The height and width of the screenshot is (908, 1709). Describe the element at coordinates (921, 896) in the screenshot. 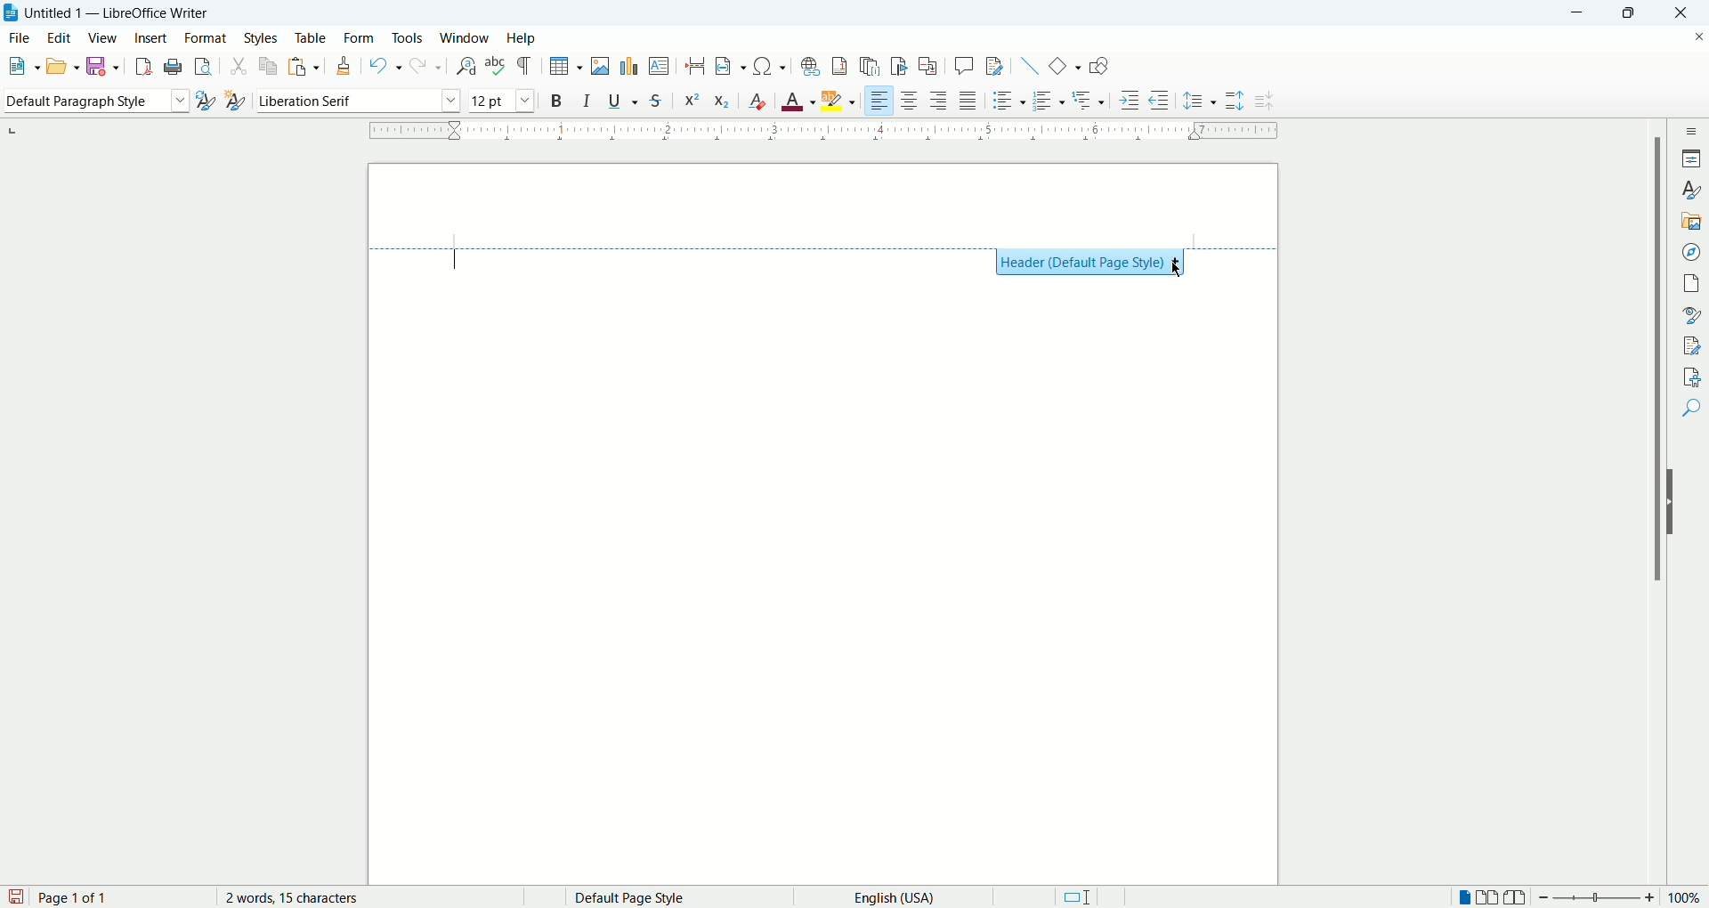

I see `text language` at that location.